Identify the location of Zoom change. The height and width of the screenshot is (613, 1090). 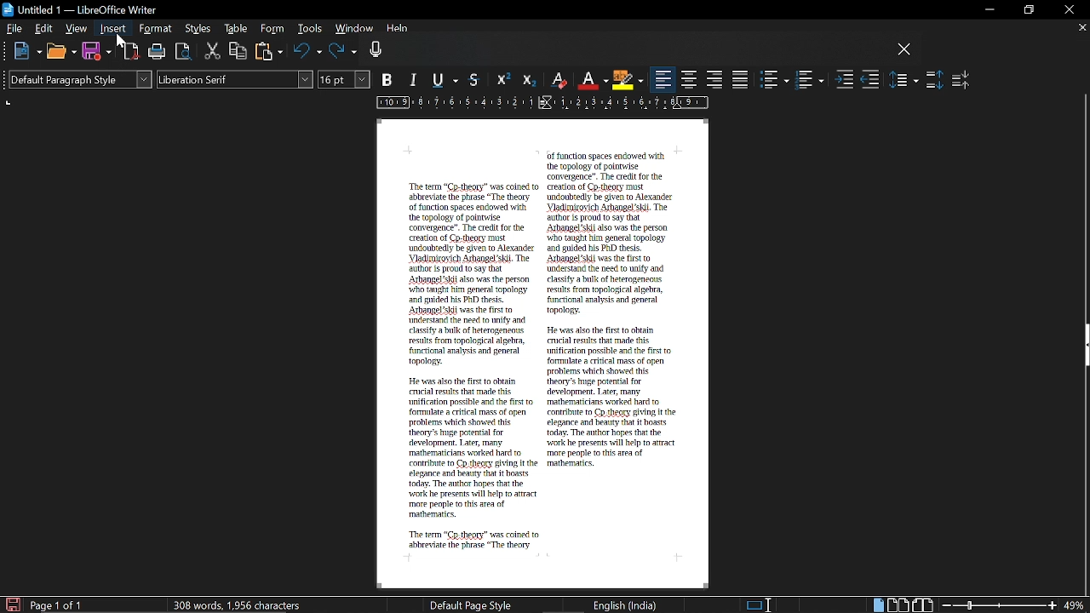
(1000, 605).